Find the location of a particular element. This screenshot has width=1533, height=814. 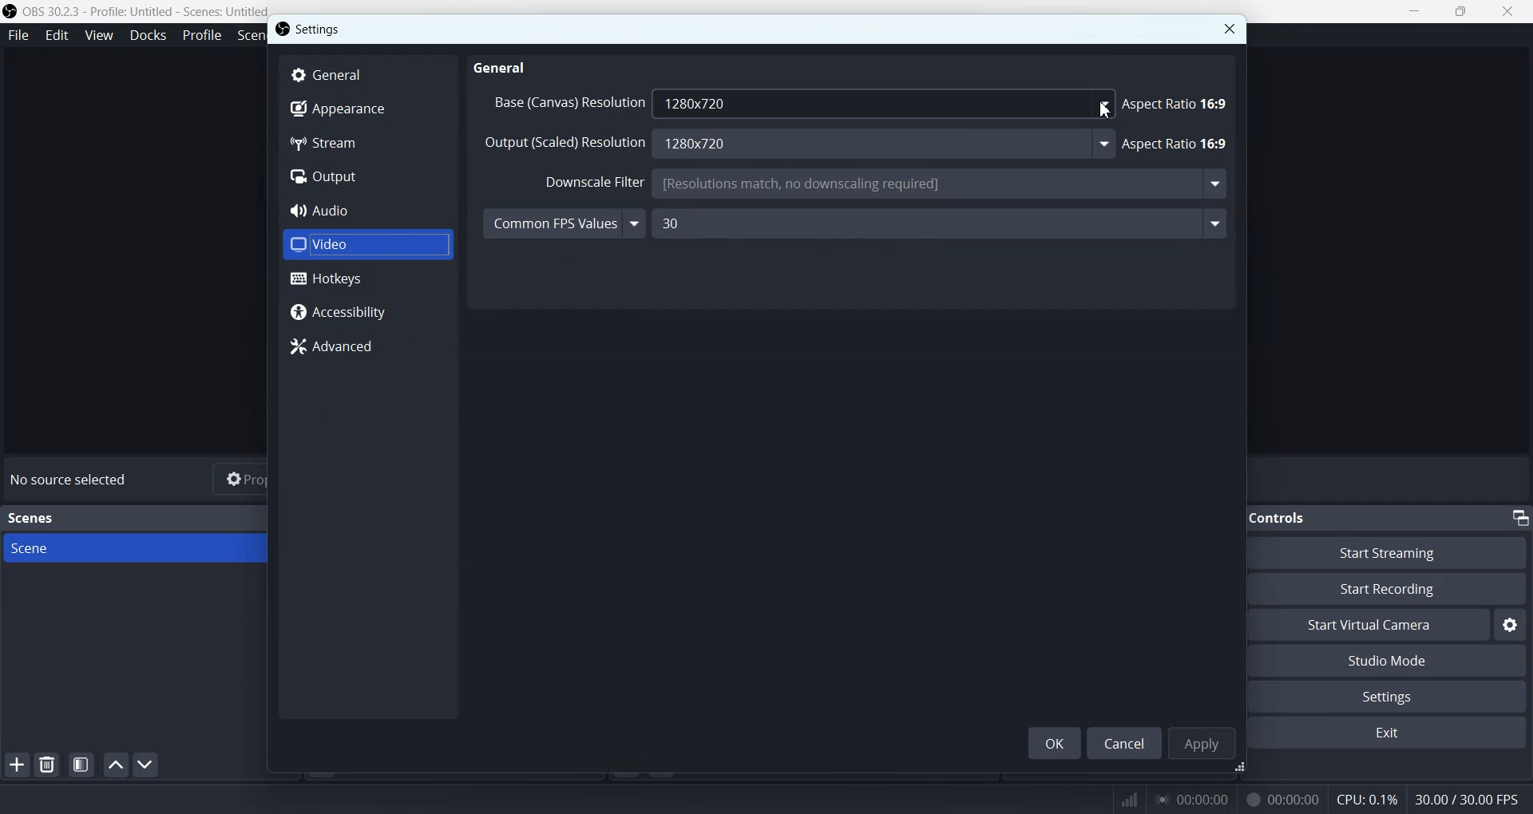

Remove selected scene is located at coordinates (46, 764).